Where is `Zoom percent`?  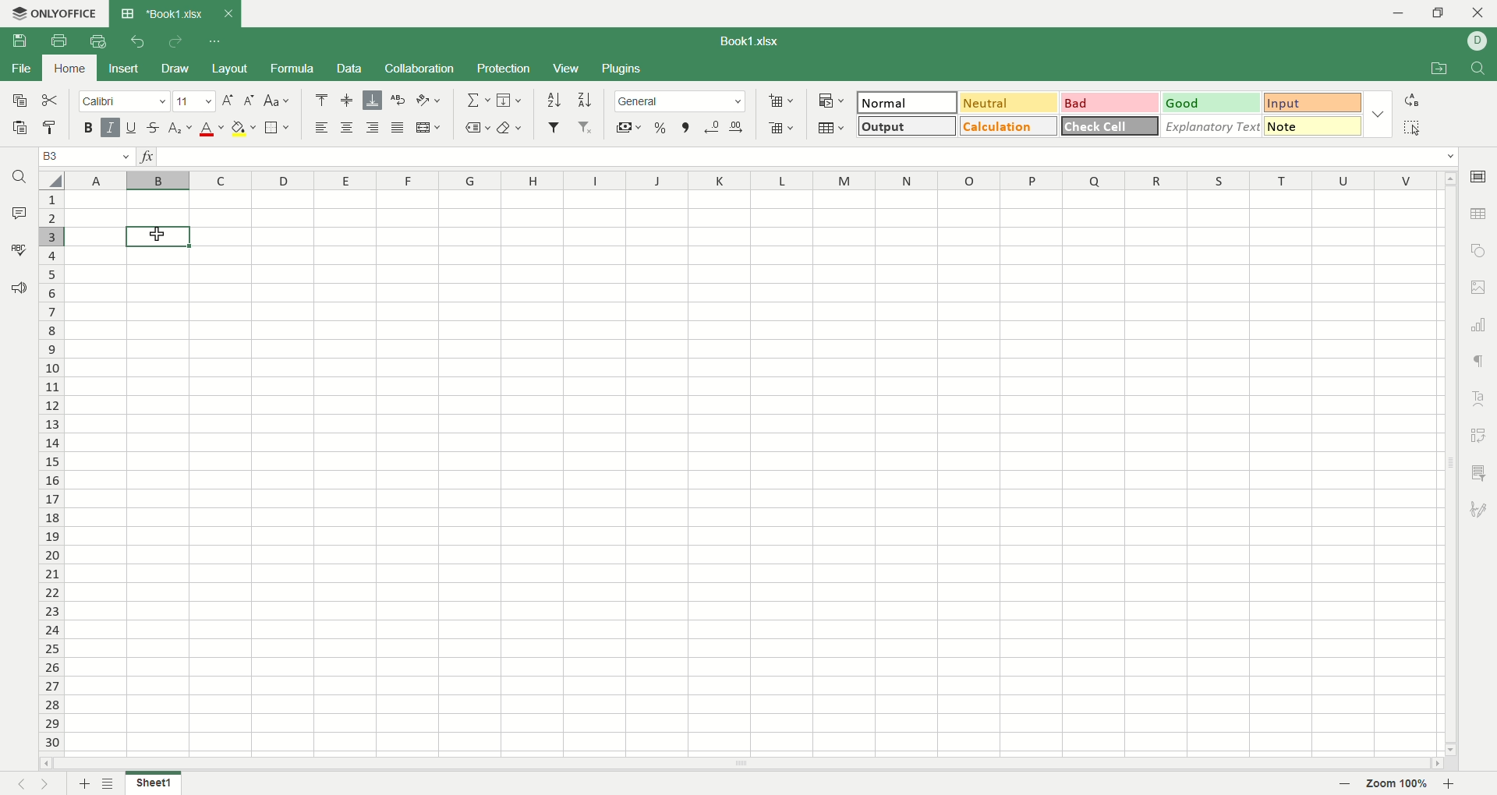
Zoom percent is located at coordinates (1397, 785).